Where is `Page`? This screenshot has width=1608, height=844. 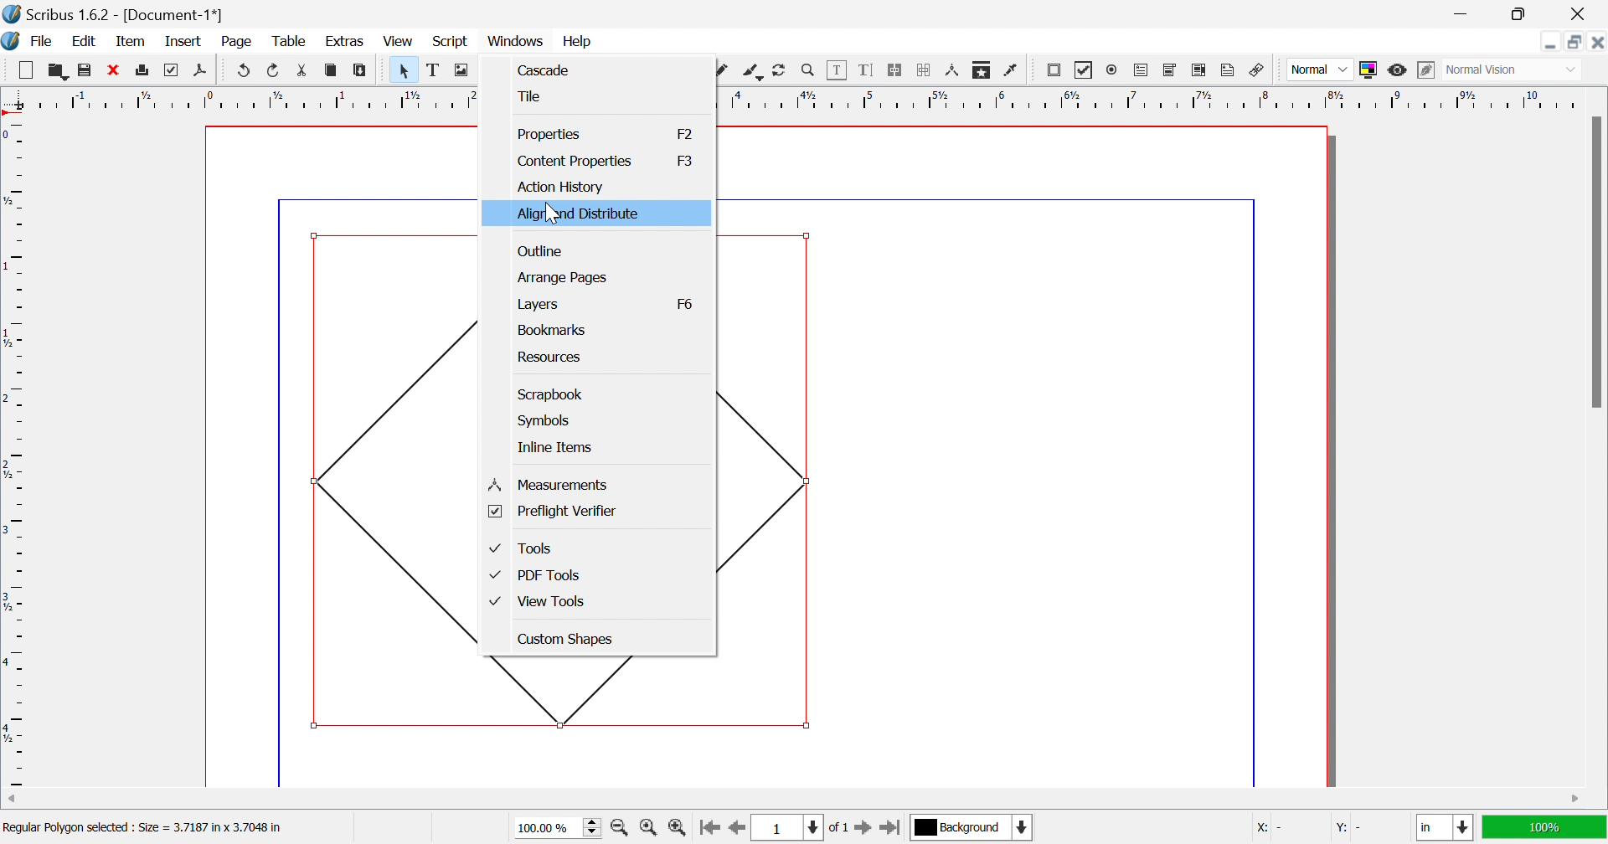 Page is located at coordinates (235, 42).